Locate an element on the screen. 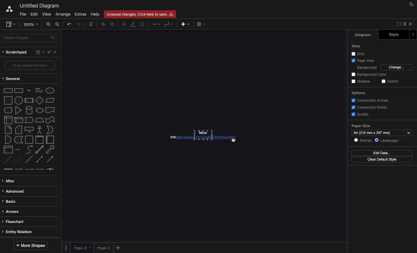  trapezoid is located at coordinates (39, 120).